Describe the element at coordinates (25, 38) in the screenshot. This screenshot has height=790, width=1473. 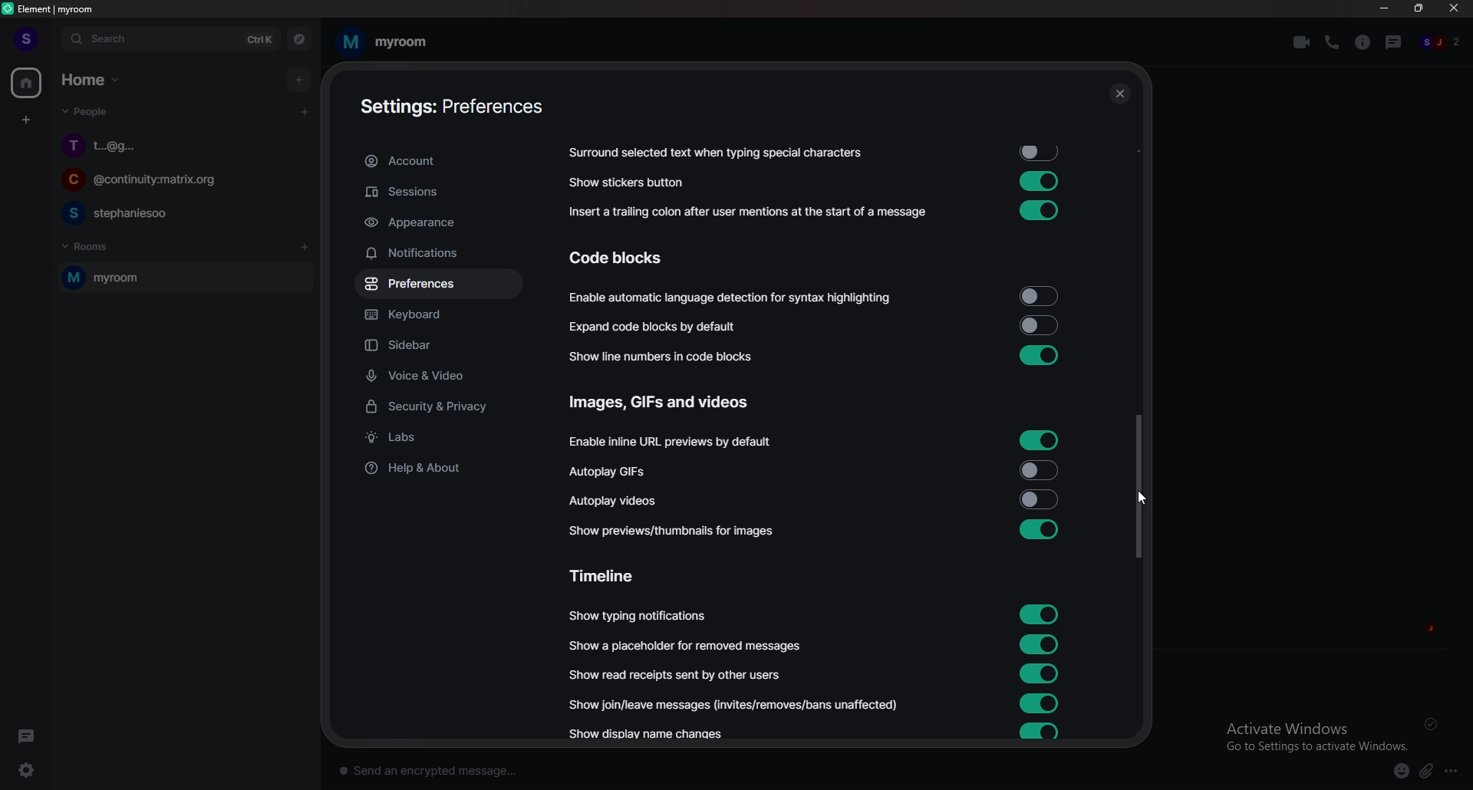
I see `profile` at that location.